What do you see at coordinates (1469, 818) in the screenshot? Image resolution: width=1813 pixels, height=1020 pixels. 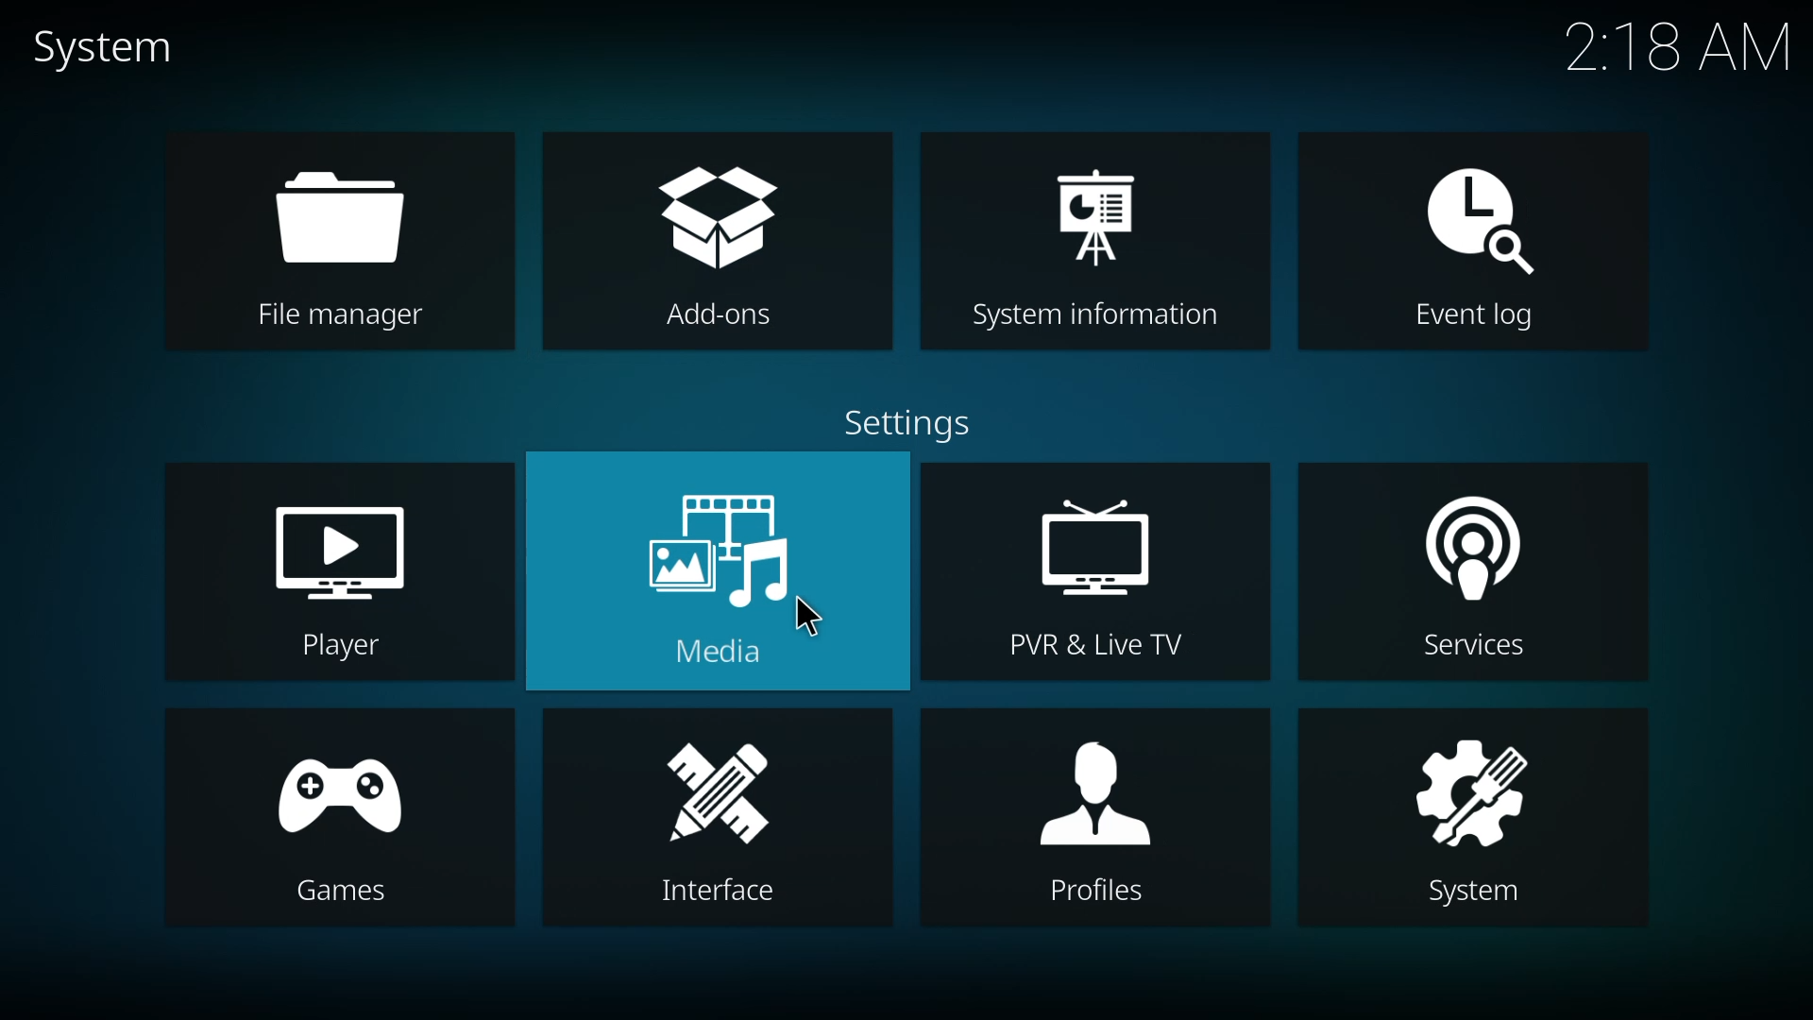 I see `system` at bounding box center [1469, 818].